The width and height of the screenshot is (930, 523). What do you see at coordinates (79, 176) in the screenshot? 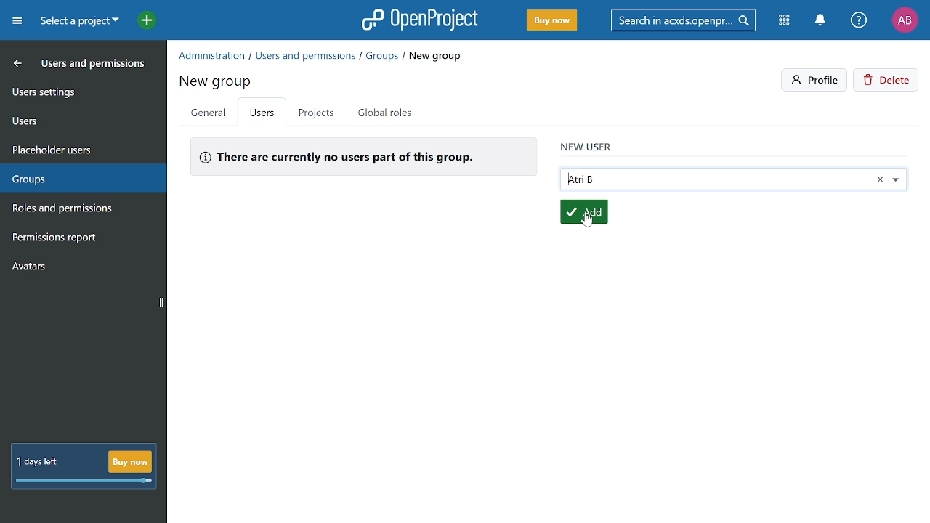
I see `Groups` at bounding box center [79, 176].